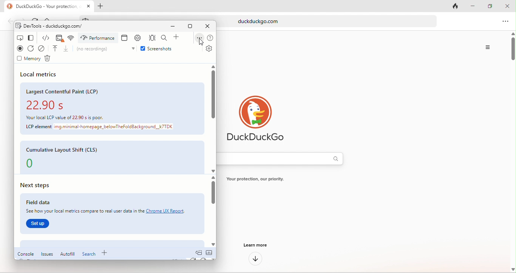  I want to click on help, so click(210, 38).